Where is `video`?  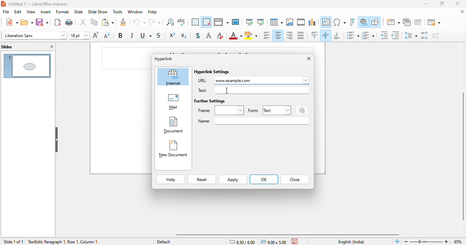 video is located at coordinates (301, 23).